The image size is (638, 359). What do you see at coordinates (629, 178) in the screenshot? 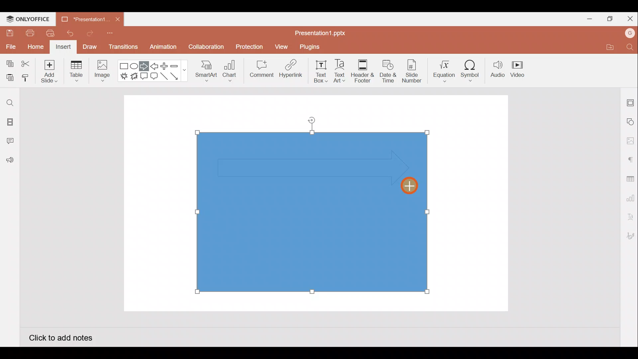
I see `Table settings` at bounding box center [629, 178].